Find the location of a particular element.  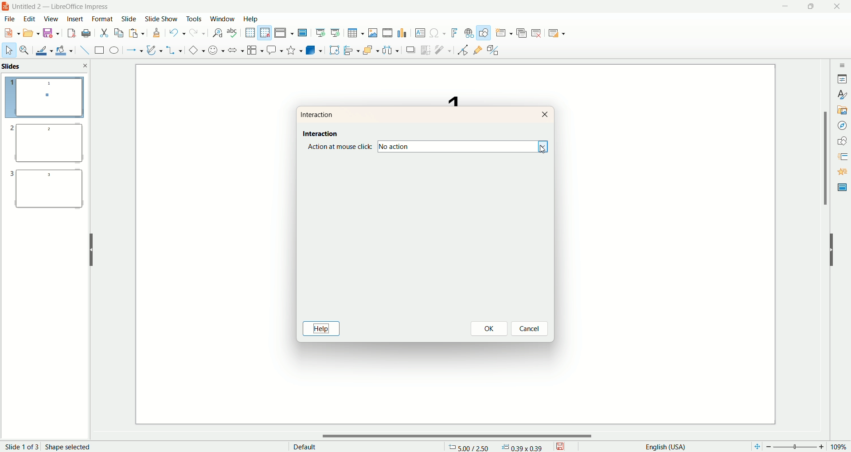

show grid is located at coordinates (249, 32).